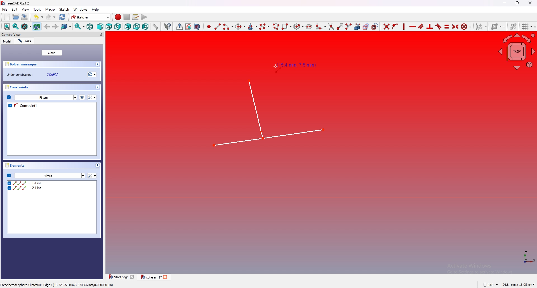  Describe the element at coordinates (50, 176) in the screenshot. I see `Settings` at that location.